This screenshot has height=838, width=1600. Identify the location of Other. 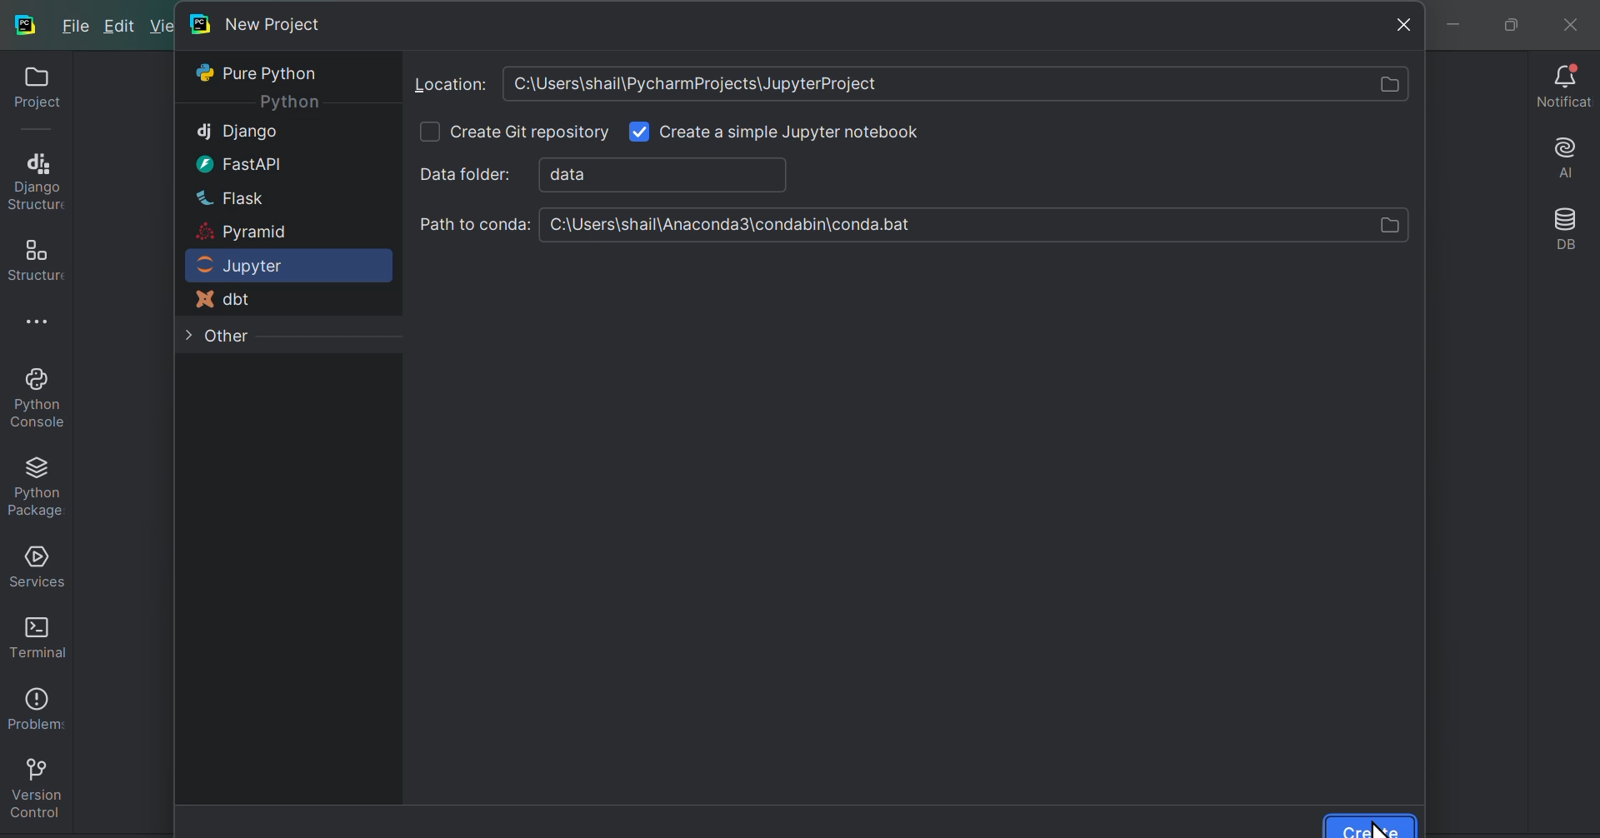
(224, 337).